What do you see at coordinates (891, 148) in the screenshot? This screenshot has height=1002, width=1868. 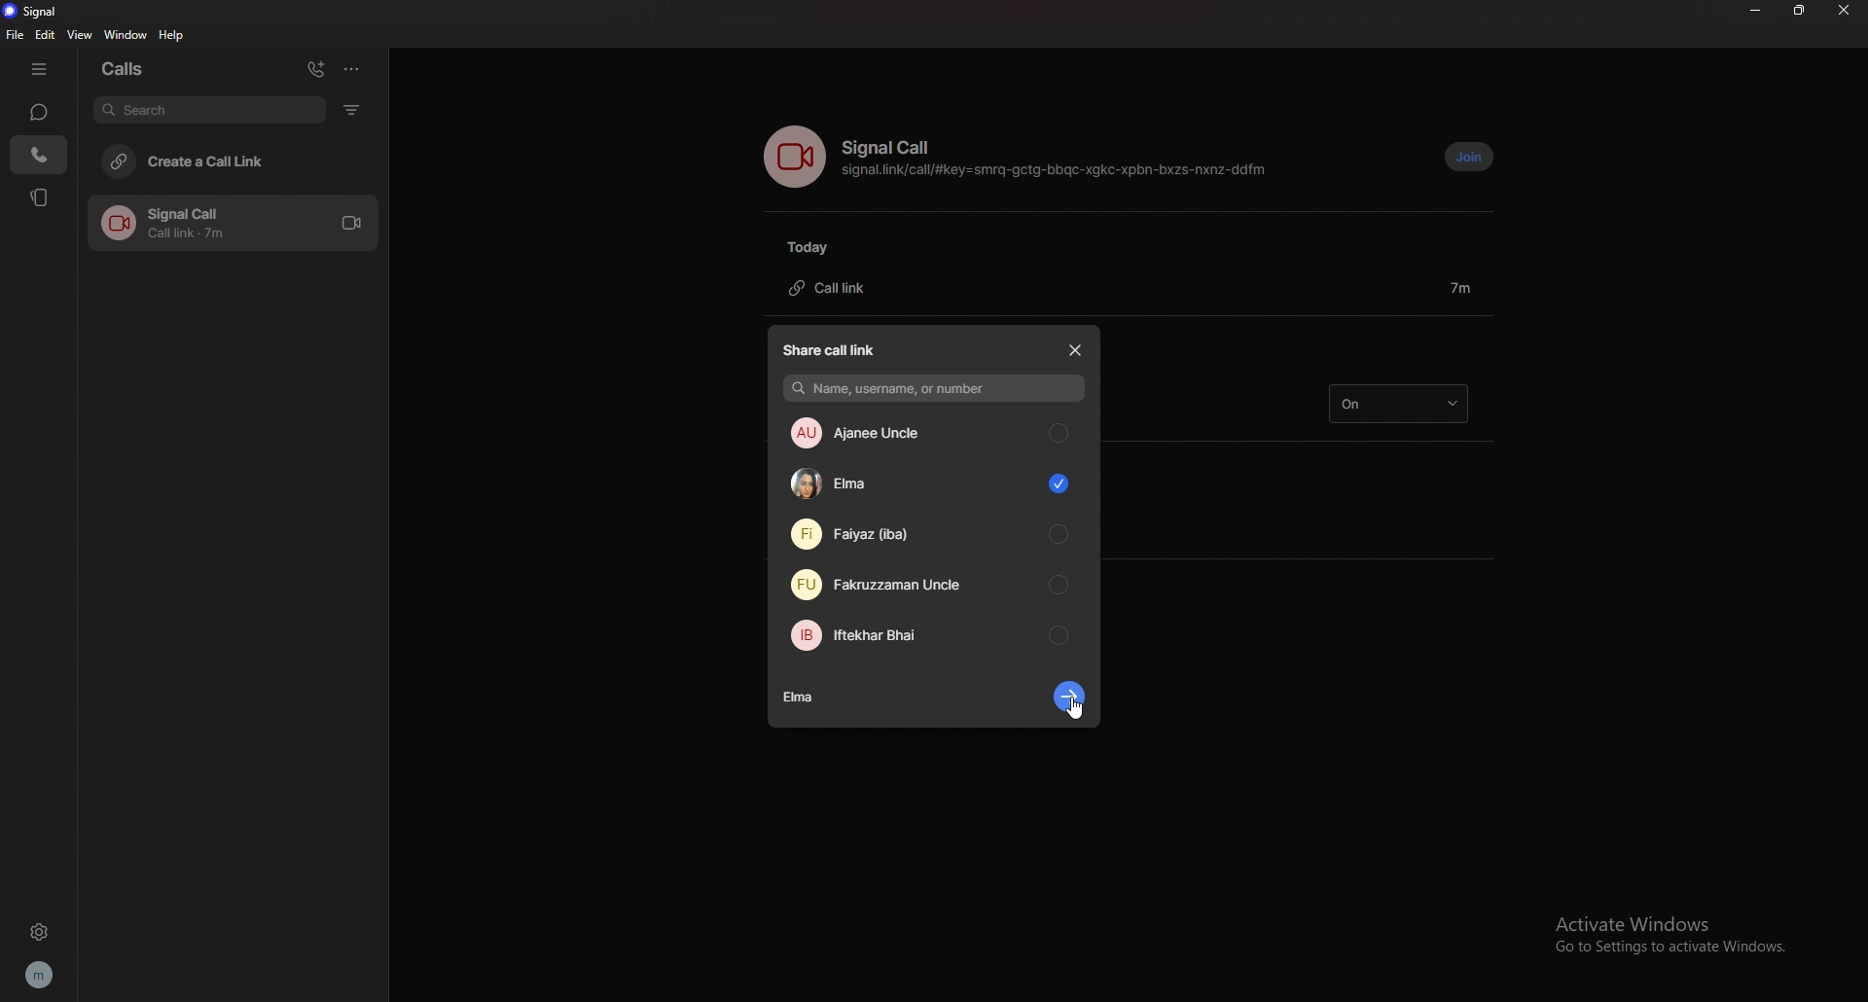 I see `signal call` at bounding box center [891, 148].